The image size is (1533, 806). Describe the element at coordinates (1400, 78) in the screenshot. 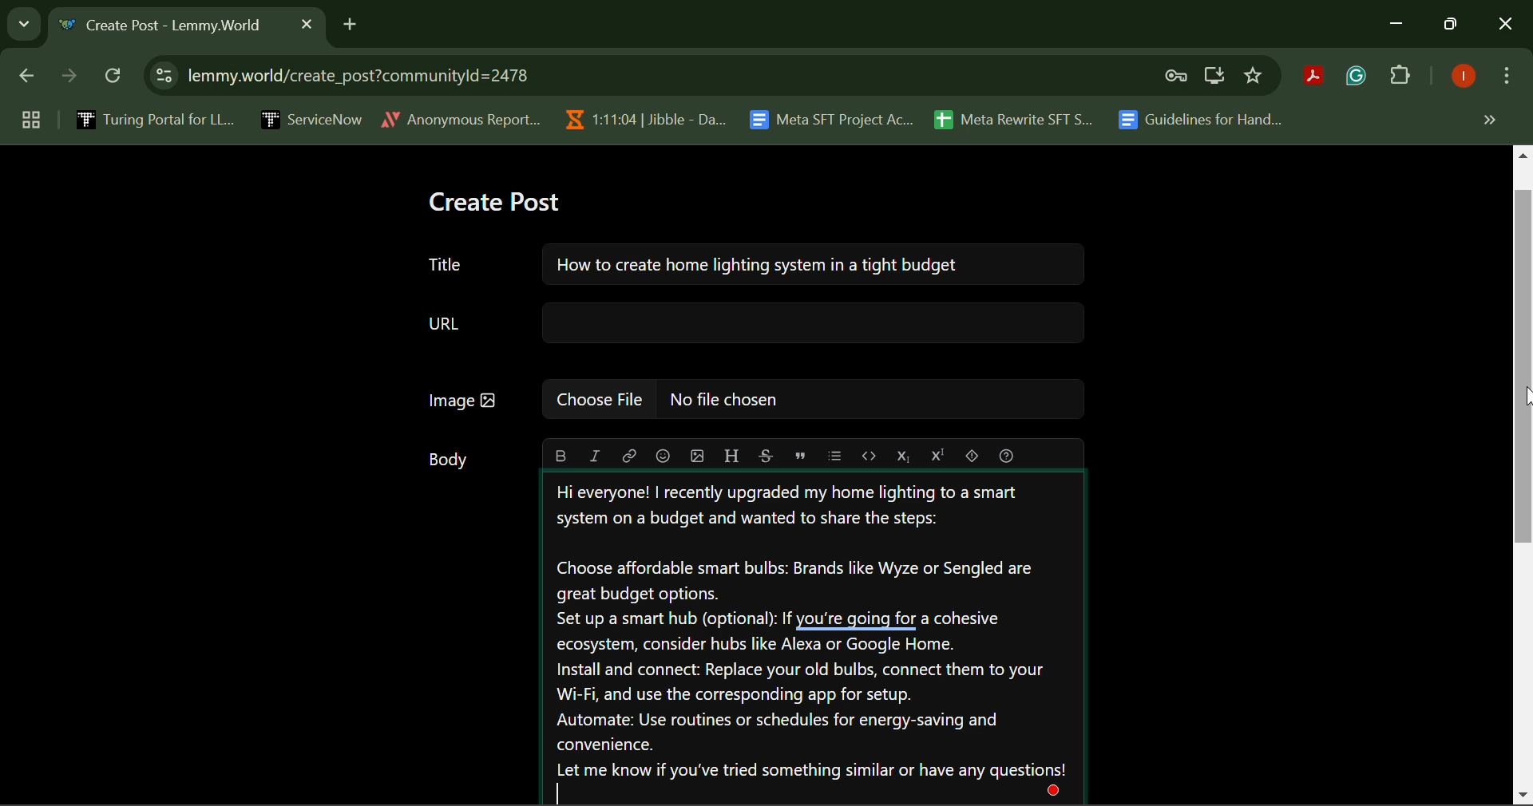

I see `Plugins` at that location.